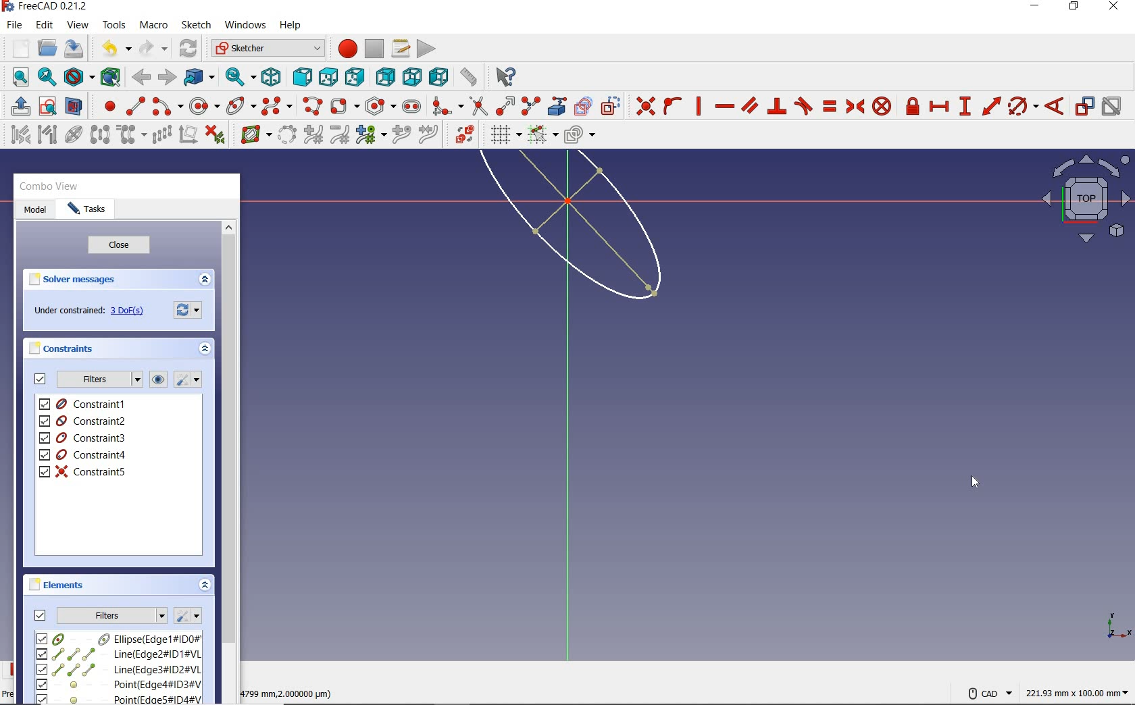 The height and width of the screenshot is (705, 1135). What do you see at coordinates (204, 280) in the screenshot?
I see `collapse` at bounding box center [204, 280].